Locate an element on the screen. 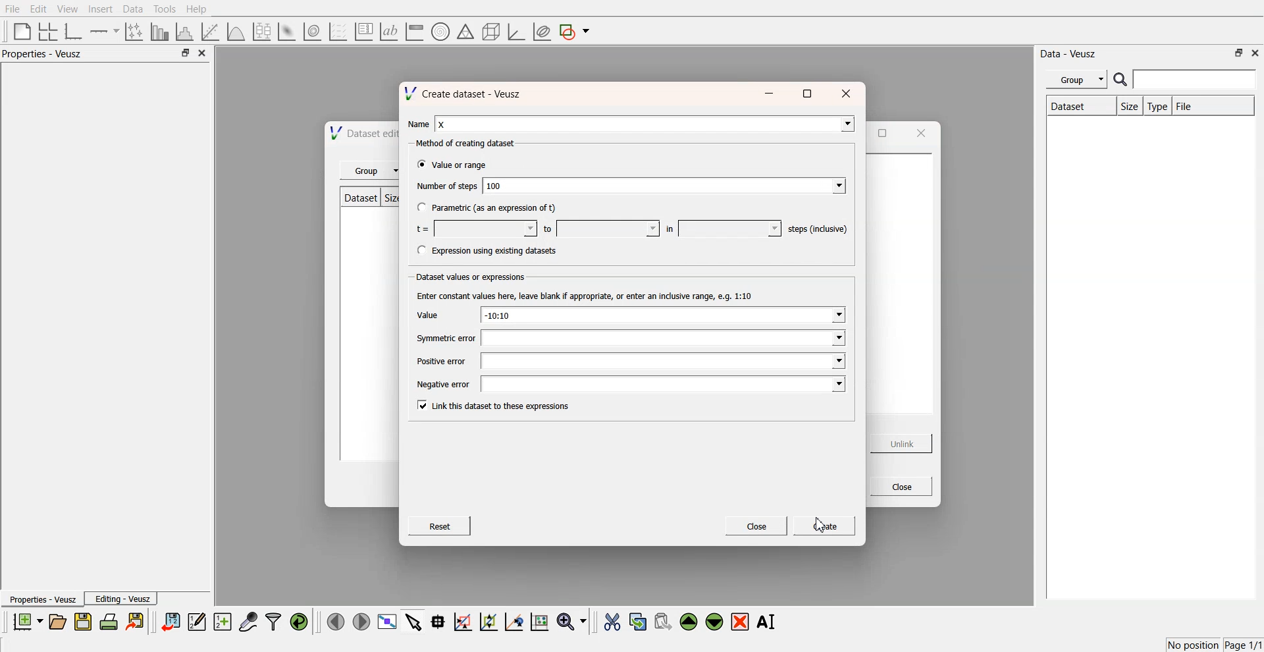  3d shapes is located at coordinates (488, 32).